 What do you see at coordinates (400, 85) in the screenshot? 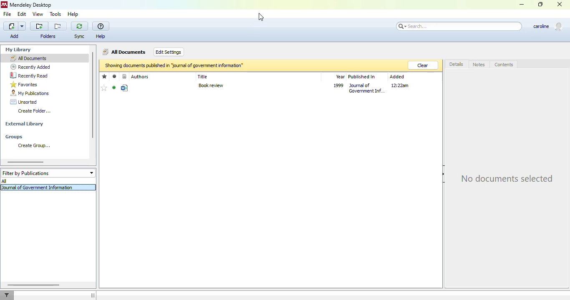
I see `12:22am` at bounding box center [400, 85].